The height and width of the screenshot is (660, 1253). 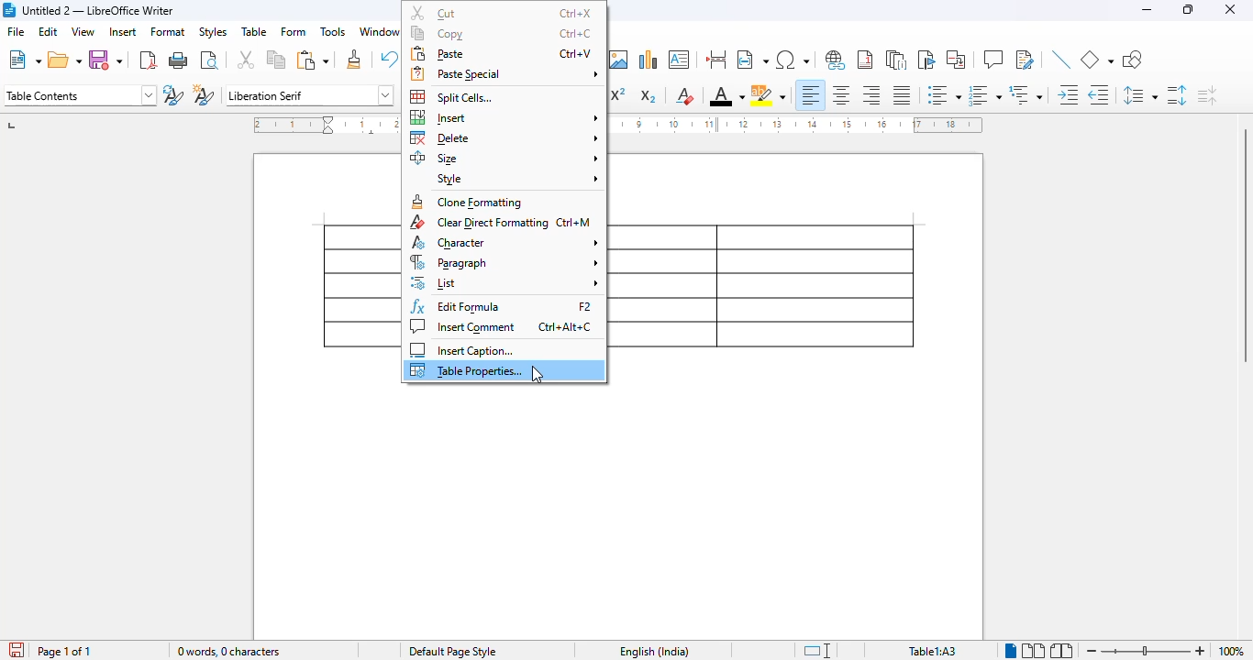 What do you see at coordinates (655, 651) in the screenshot?
I see `text language` at bounding box center [655, 651].